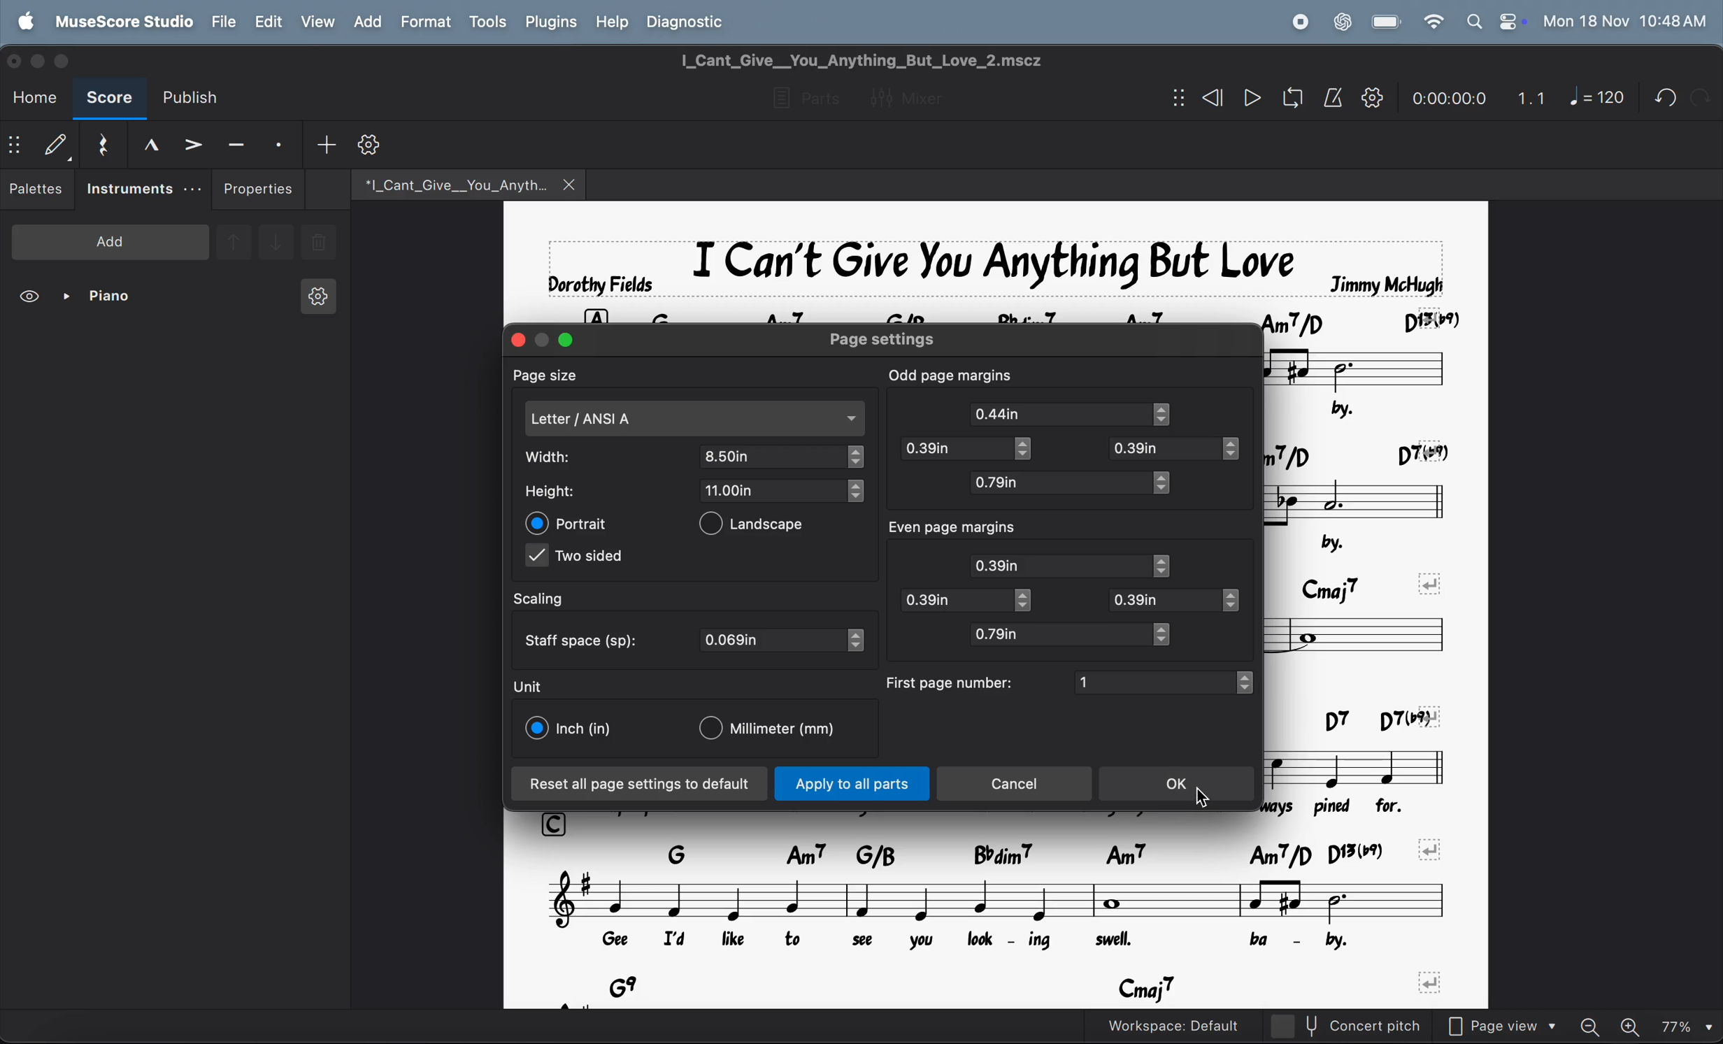 Image resolution: width=1723 pixels, height=1044 pixels. What do you see at coordinates (267, 22) in the screenshot?
I see `edit ` at bounding box center [267, 22].